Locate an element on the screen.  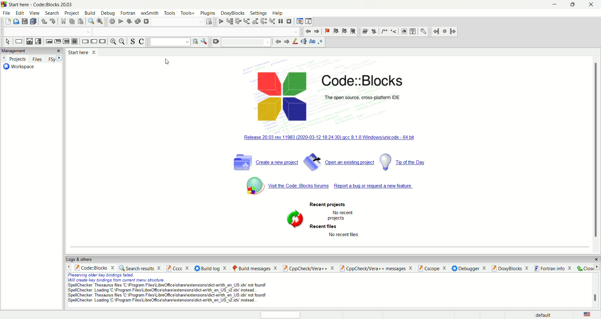
minimize is located at coordinates (553, 6).